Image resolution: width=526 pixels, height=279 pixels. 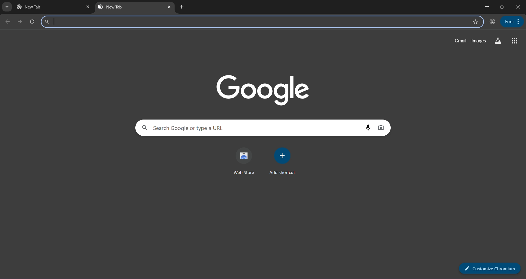 I want to click on cursor, so click(x=101, y=8).